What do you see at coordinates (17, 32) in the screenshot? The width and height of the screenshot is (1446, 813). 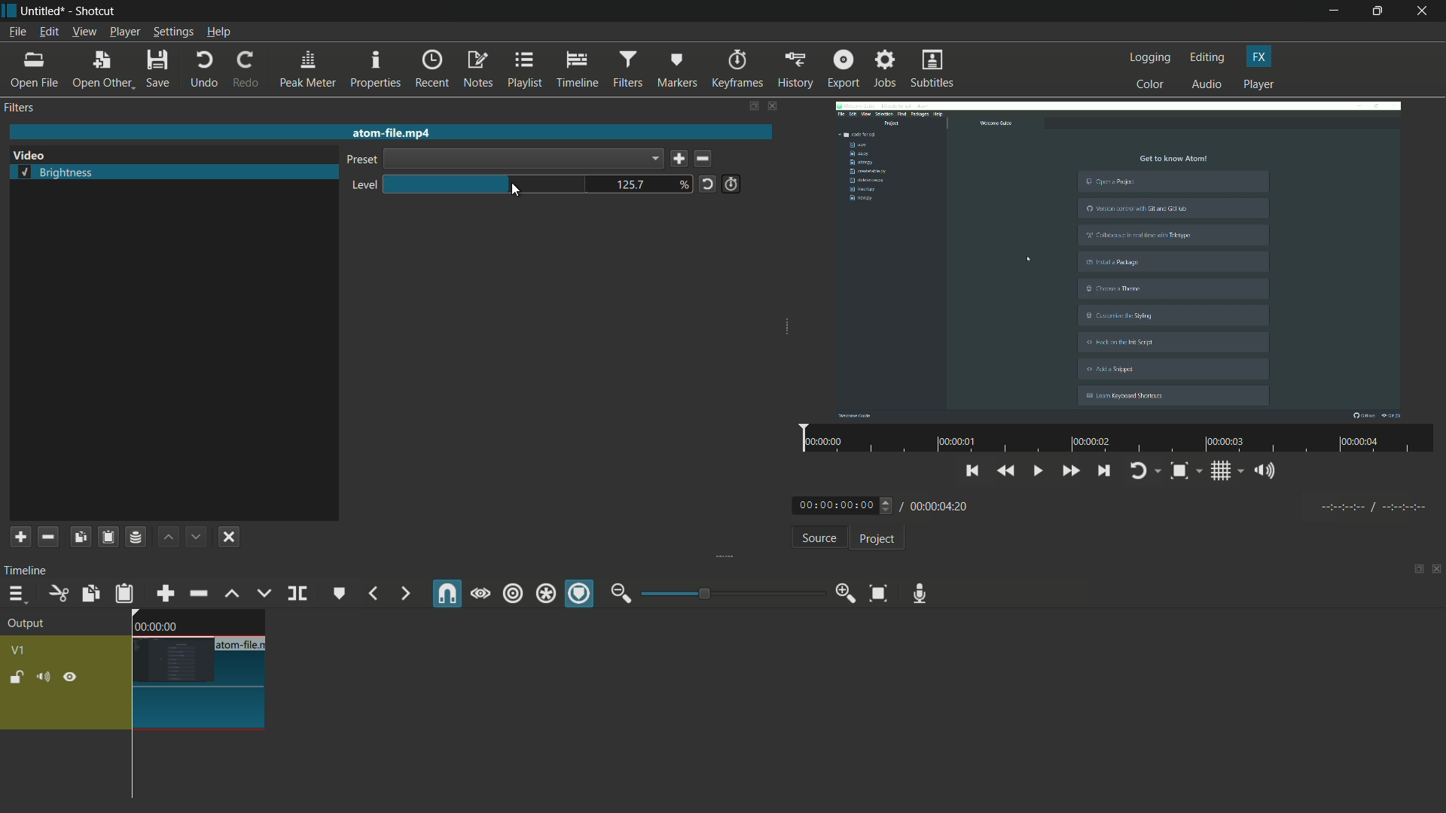 I see `file menu` at bounding box center [17, 32].